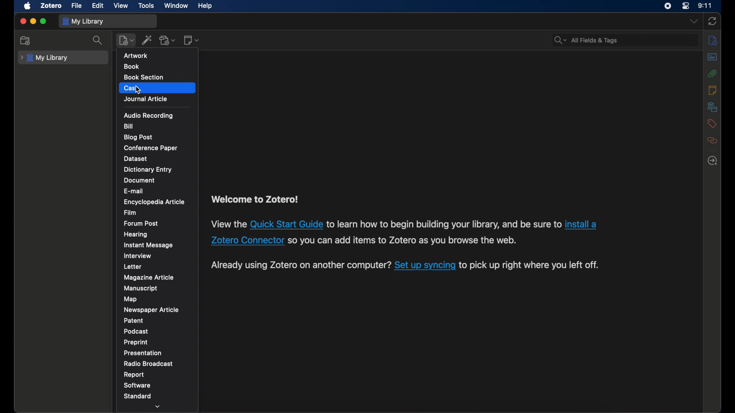  What do you see at coordinates (134, 375) in the screenshot?
I see `report` at bounding box center [134, 375].